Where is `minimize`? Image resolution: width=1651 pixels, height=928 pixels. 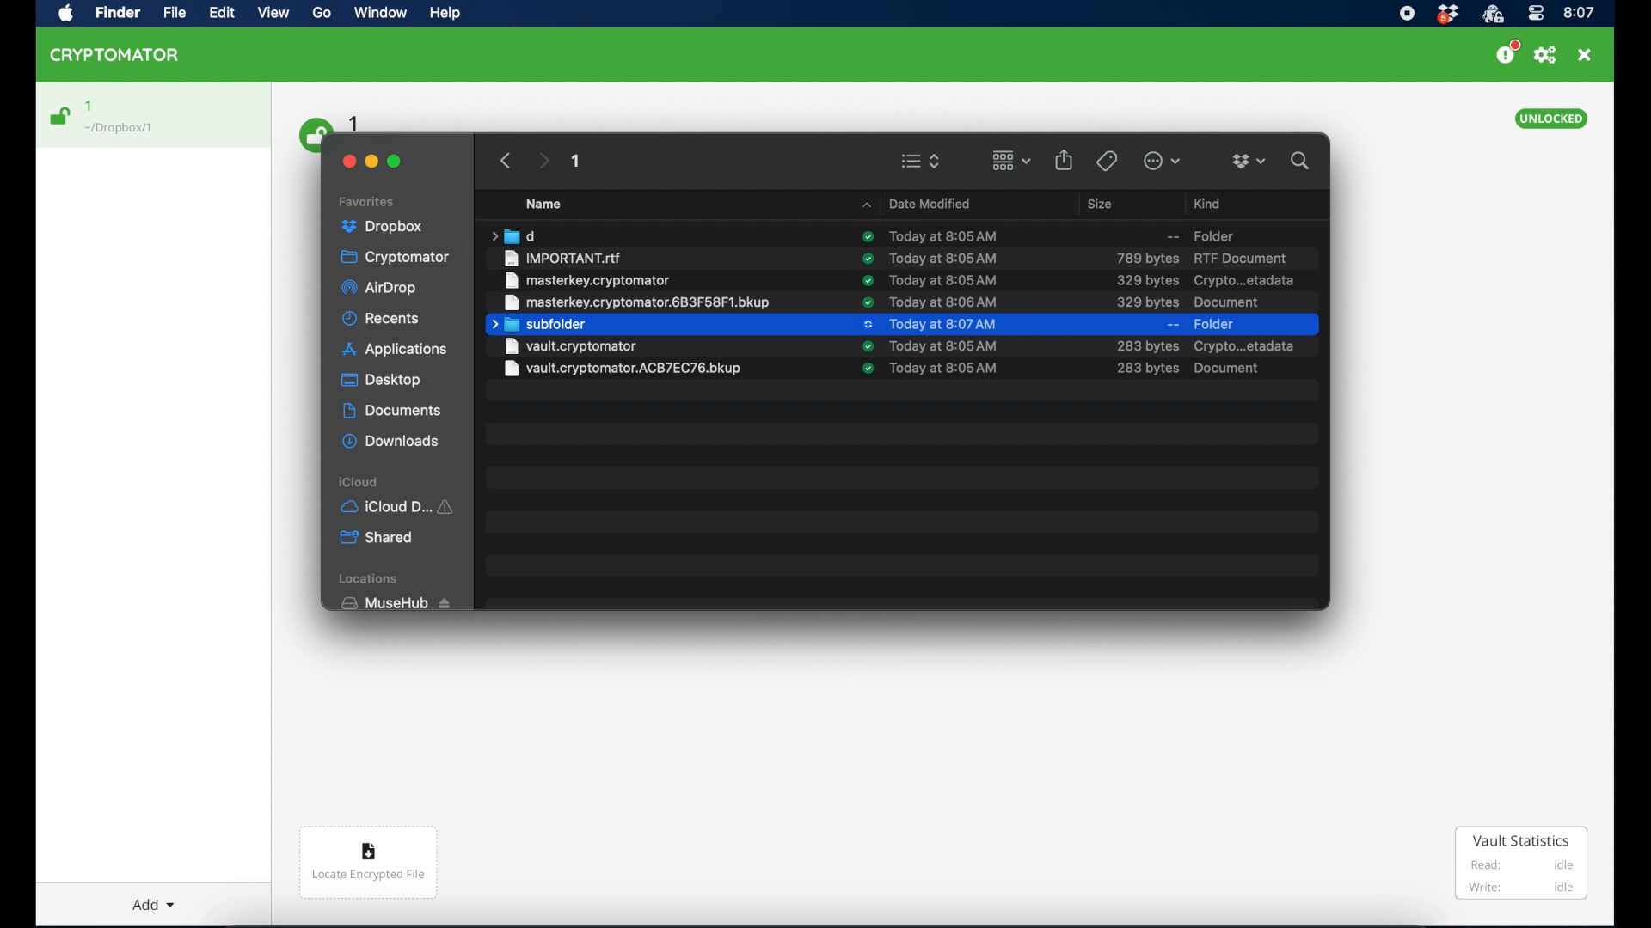
minimize is located at coordinates (373, 160).